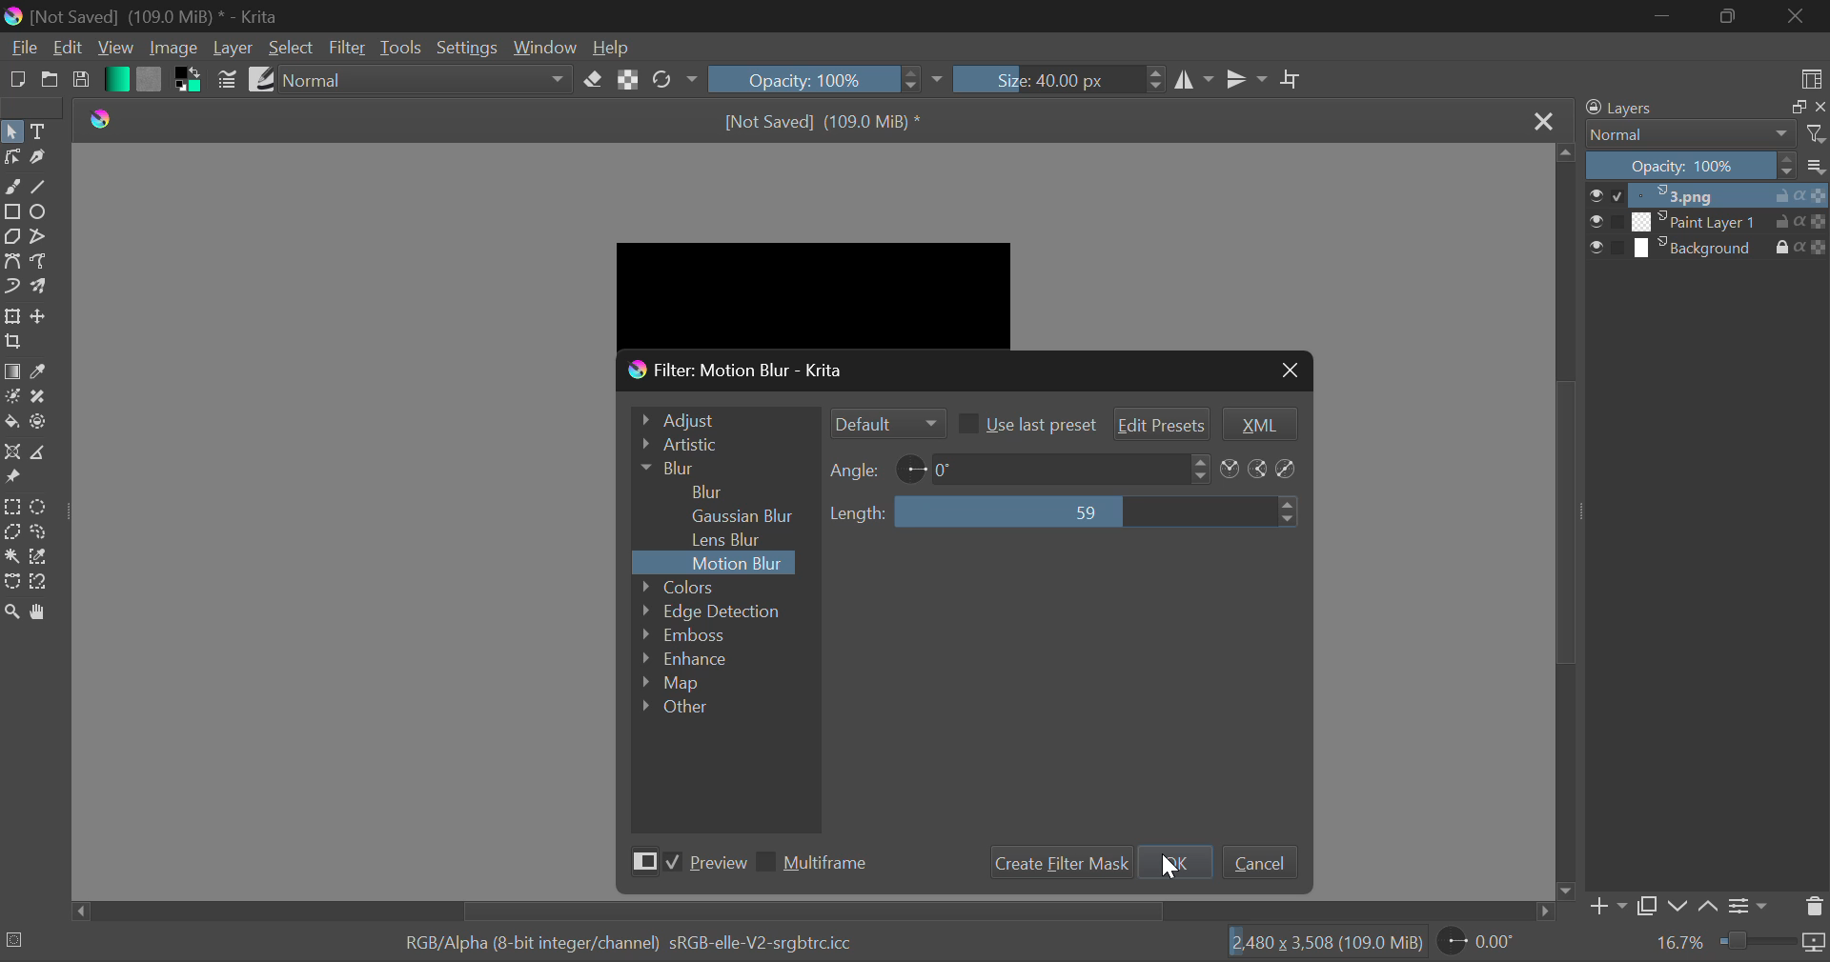  What do you see at coordinates (613, 939) in the screenshot?
I see `RGB/Alpha (8-bit integer/channel) sRGB-elle-V2-srgbtrc.icc` at bounding box center [613, 939].